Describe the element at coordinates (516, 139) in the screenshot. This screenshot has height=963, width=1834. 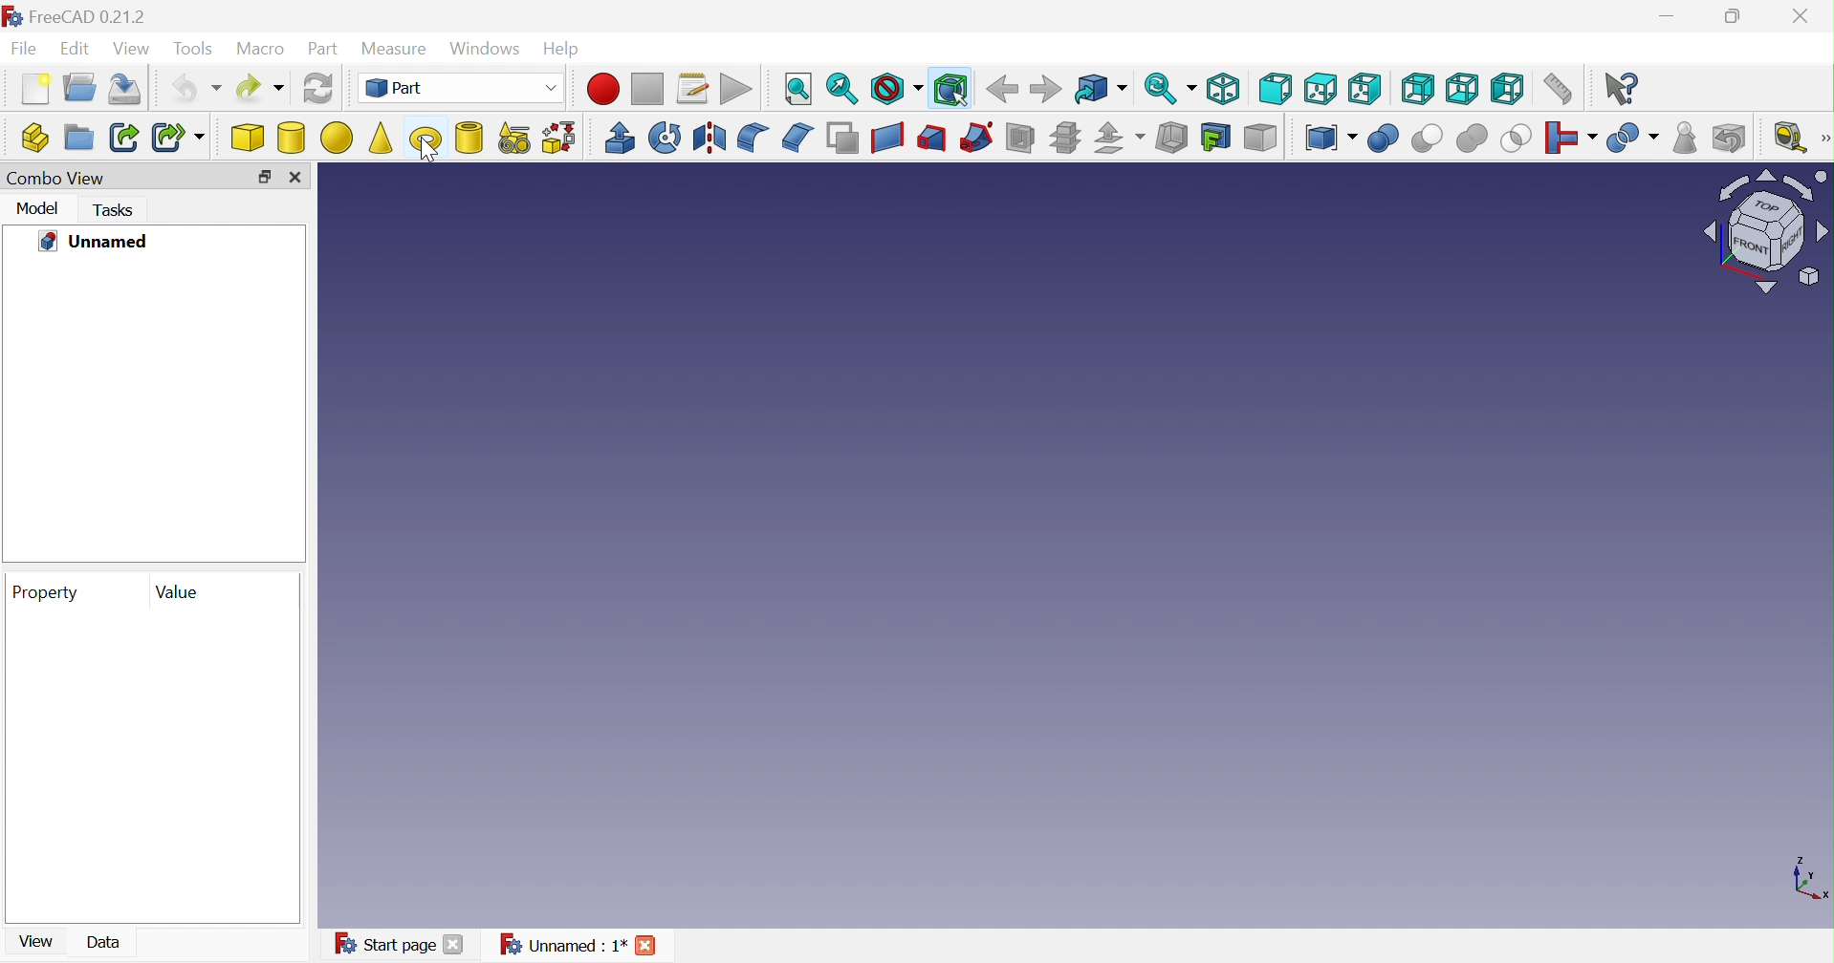
I see `Create primitives` at that location.